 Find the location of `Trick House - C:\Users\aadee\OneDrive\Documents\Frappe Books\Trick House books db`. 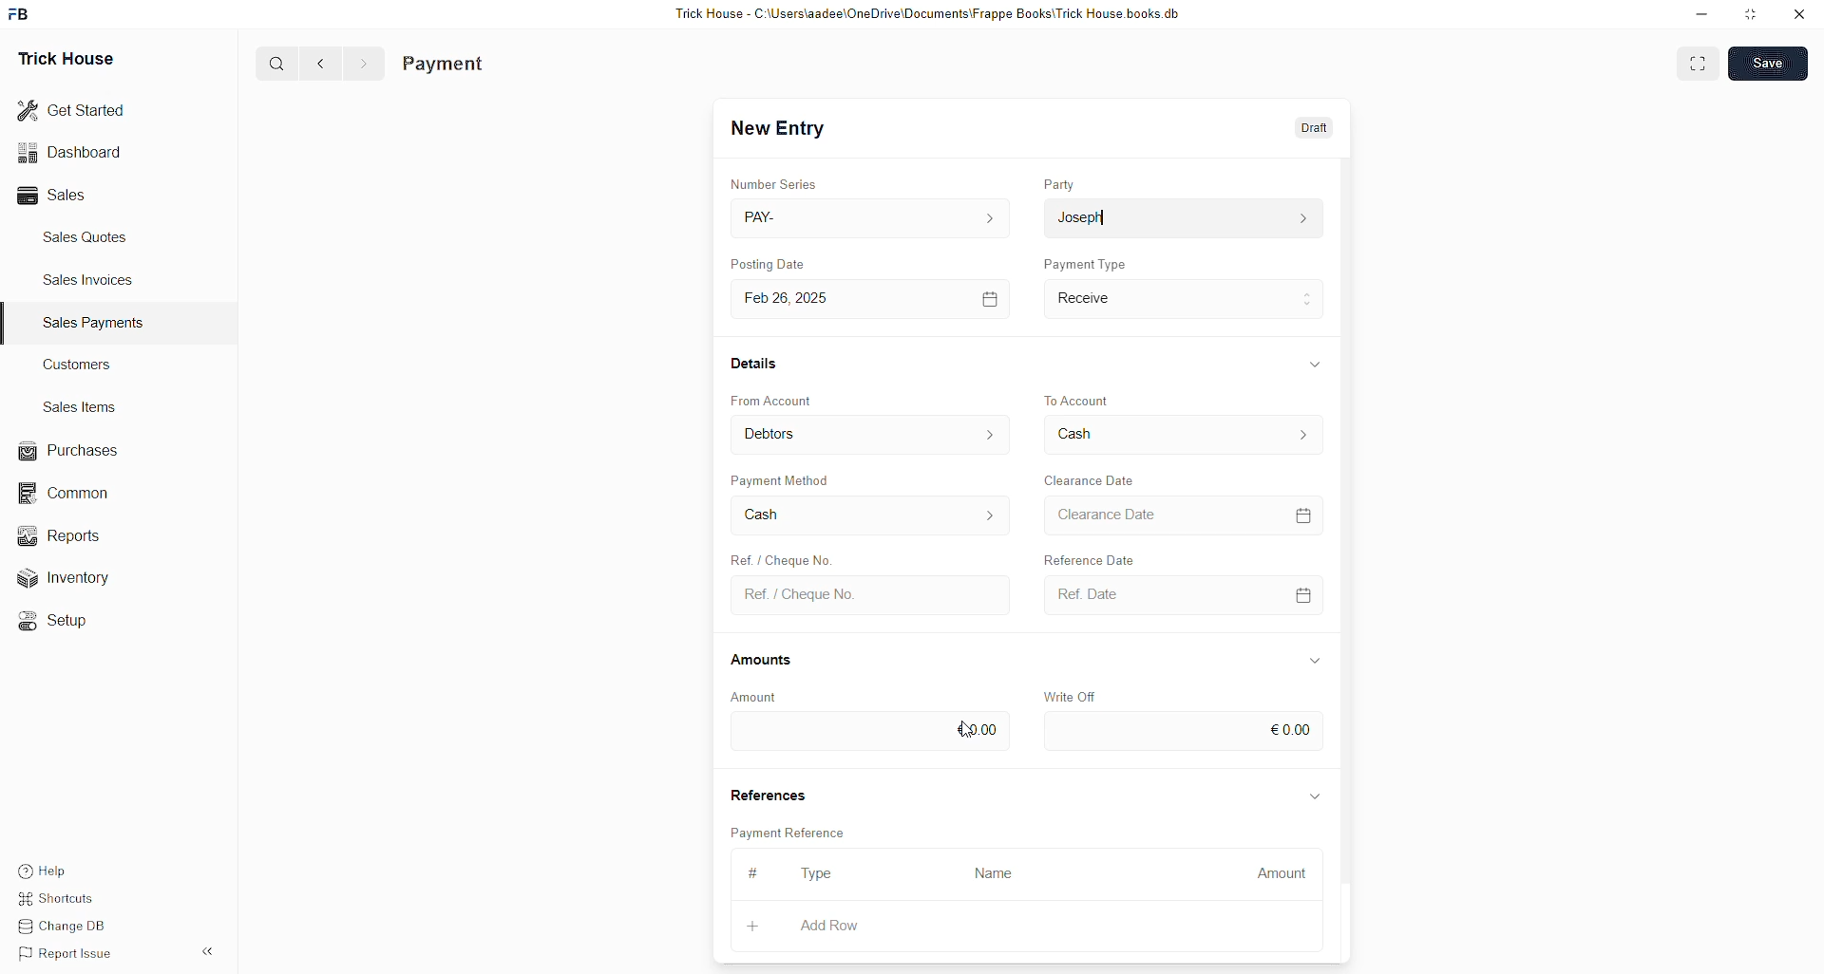

Trick House - C:\Users\aadee\OneDrive\Documents\Frappe Books\Trick House books db is located at coordinates (929, 14).